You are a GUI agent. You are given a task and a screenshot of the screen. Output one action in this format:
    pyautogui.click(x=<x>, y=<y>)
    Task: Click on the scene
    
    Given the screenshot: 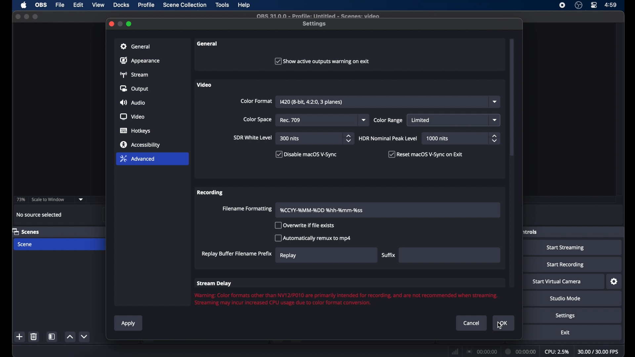 What is the action you would take?
    pyautogui.click(x=25, y=244)
    